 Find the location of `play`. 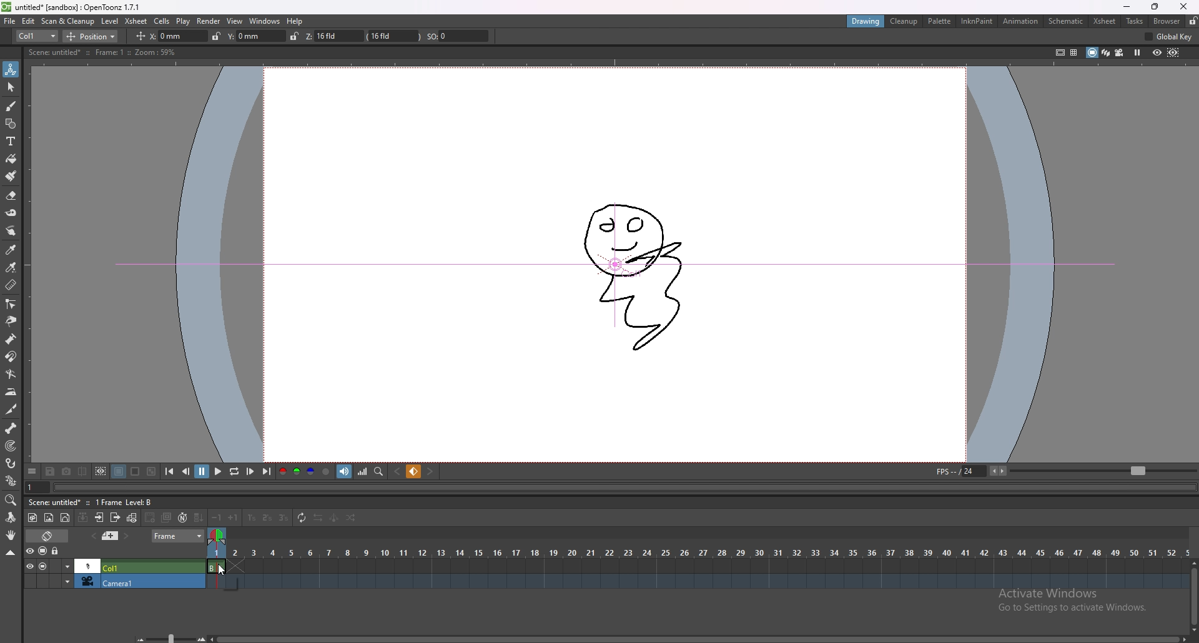

play is located at coordinates (184, 21).